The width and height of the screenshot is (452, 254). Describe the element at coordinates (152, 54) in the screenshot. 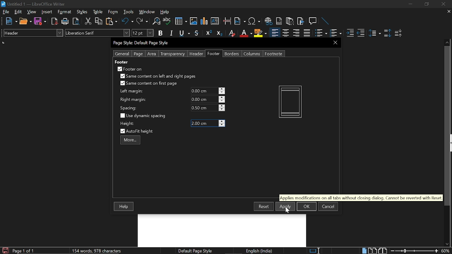

I see `Area` at that location.